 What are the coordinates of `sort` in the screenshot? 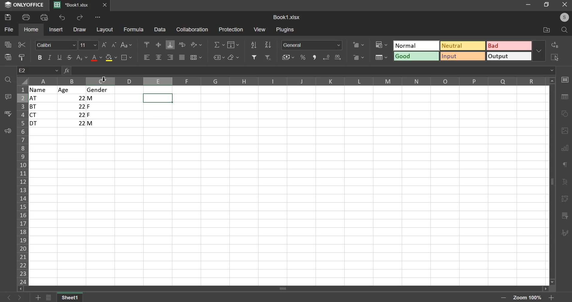 It's located at (253, 45).